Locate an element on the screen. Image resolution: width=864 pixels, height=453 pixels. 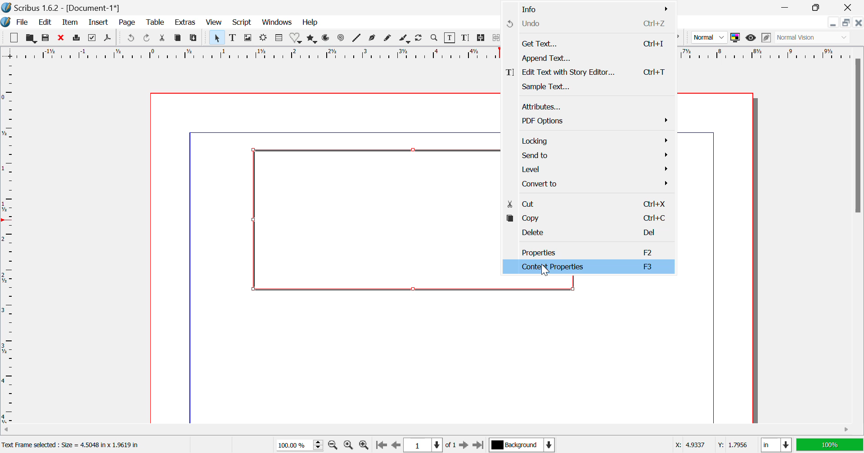
Shapes is located at coordinates (297, 39).